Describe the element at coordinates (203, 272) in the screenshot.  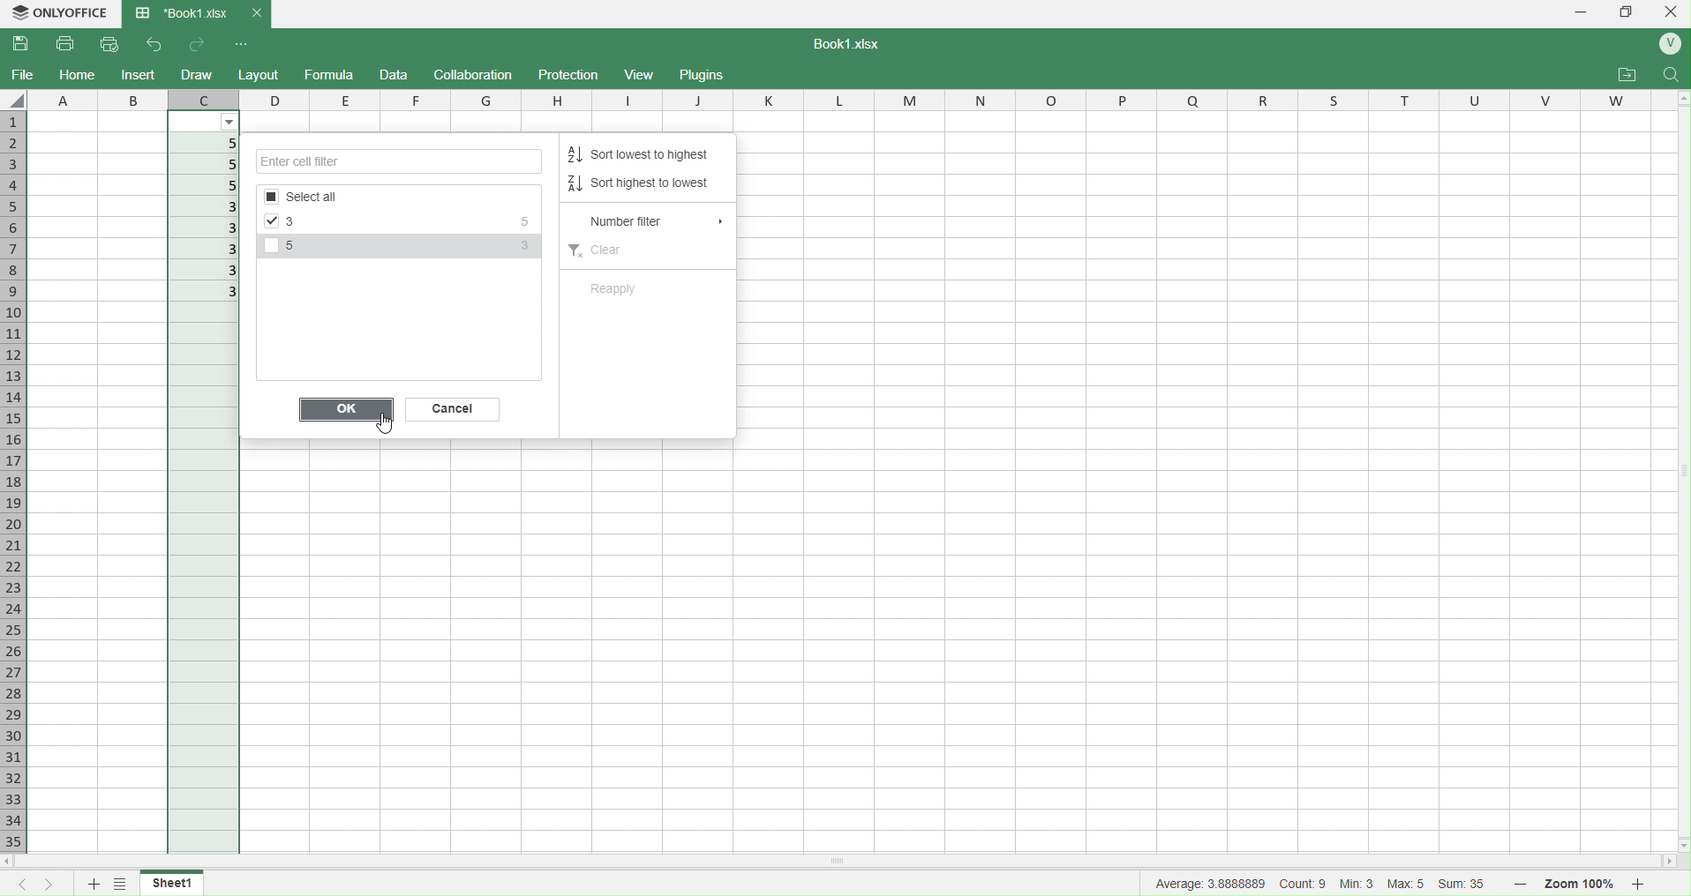
I see `3` at that location.